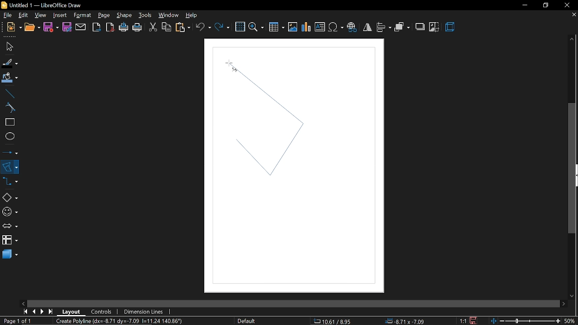  What do you see at coordinates (247, 321) in the screenshot?
I see `page style` at bounding box center [247, 321].